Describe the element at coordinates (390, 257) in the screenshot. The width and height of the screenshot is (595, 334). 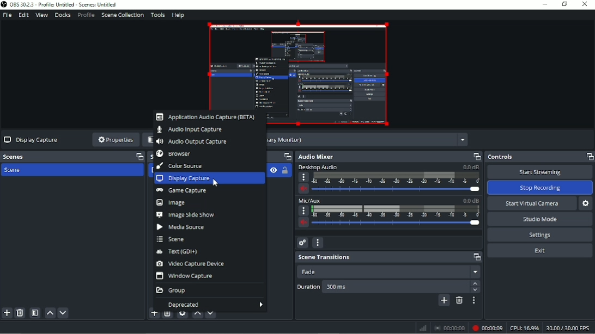
I see `Scene transitions` at that location.